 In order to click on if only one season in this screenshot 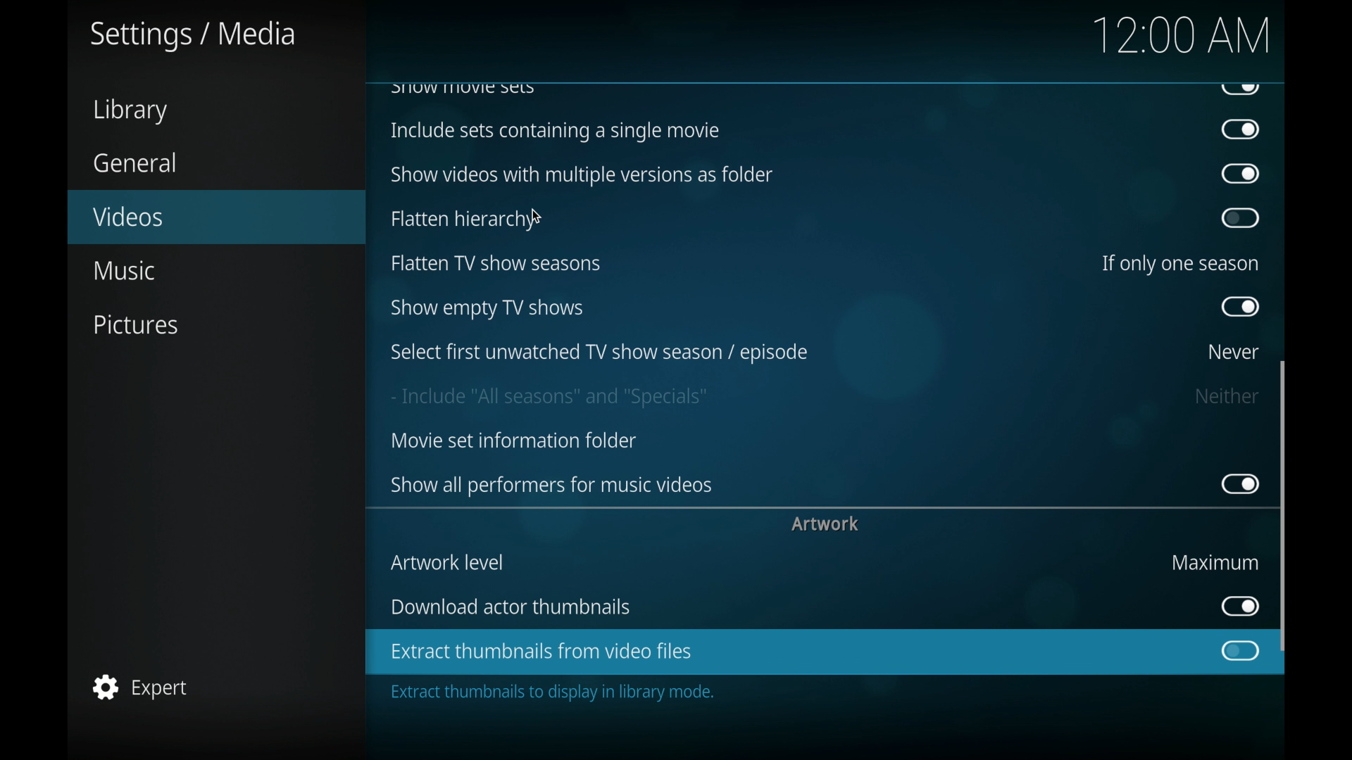, I will do `click(1179, 263)`.